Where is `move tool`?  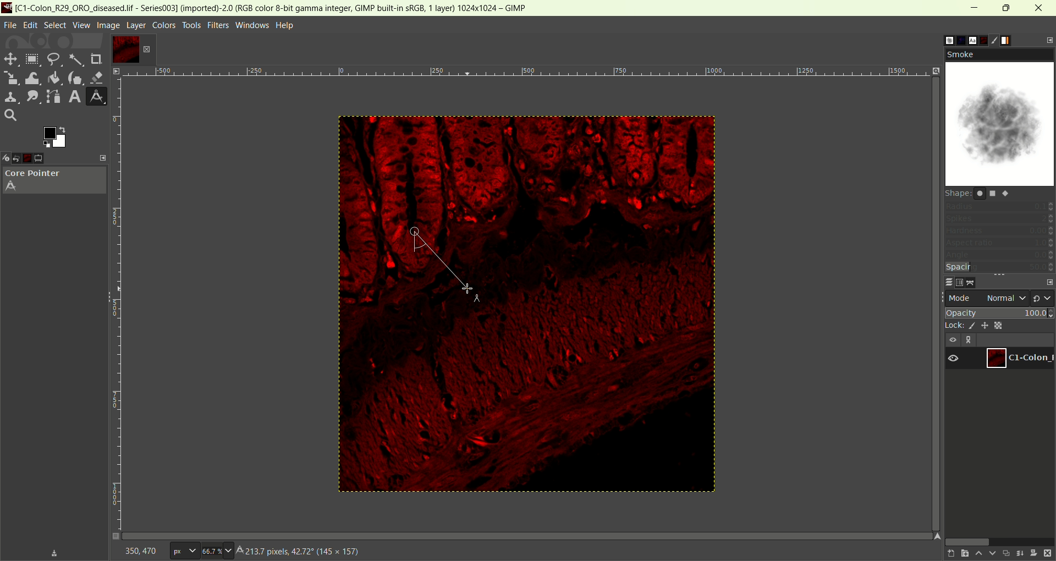
move tool is located at coordinates (9, 58).